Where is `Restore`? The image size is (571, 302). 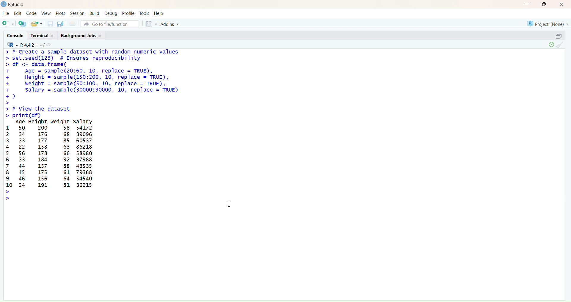
Restore is located at coordinates (559, 36).